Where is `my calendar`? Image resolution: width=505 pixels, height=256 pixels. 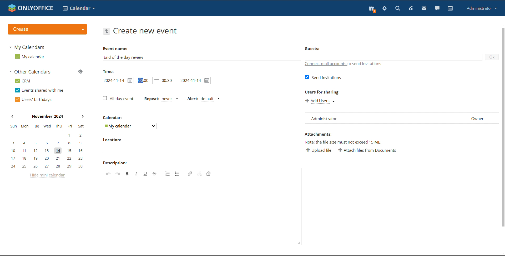
my calendar is located at coordinates (29, 57).